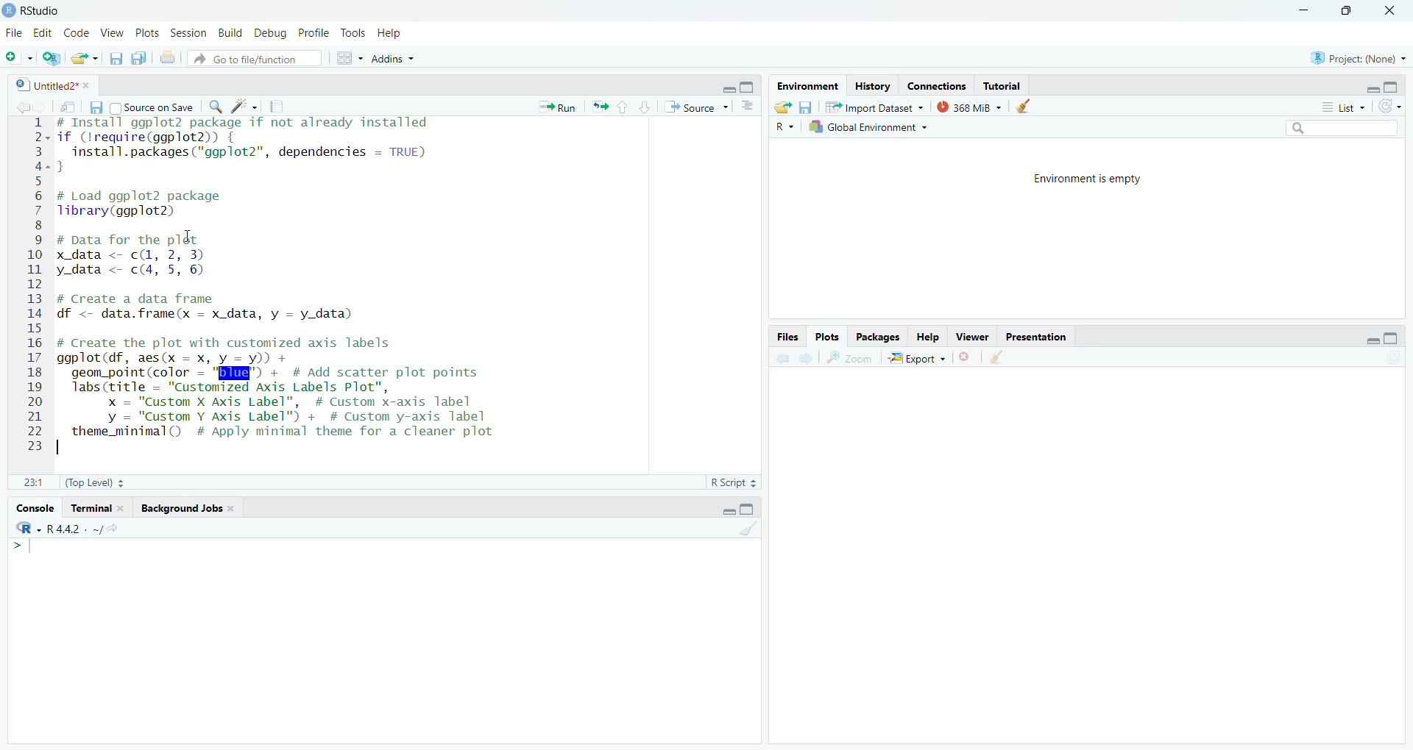  Describe the element at coordinates (560, 107) in the screenshot. I see `* Run` at that location.